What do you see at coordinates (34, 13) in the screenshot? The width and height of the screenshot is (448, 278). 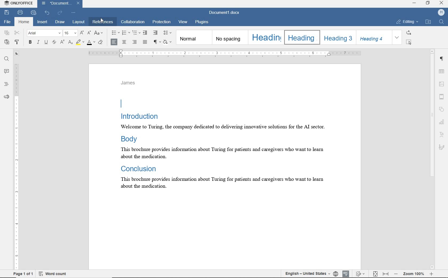 I see `quick print` at bounding box center [34, 13].